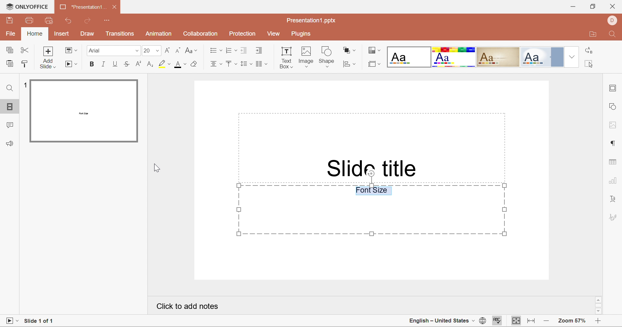 The width and height of the screenshot is (622, 327). What do you see at coordinates (372, 190) in the screenshot?
I see `Font Size` at bounding box center [372, 190].